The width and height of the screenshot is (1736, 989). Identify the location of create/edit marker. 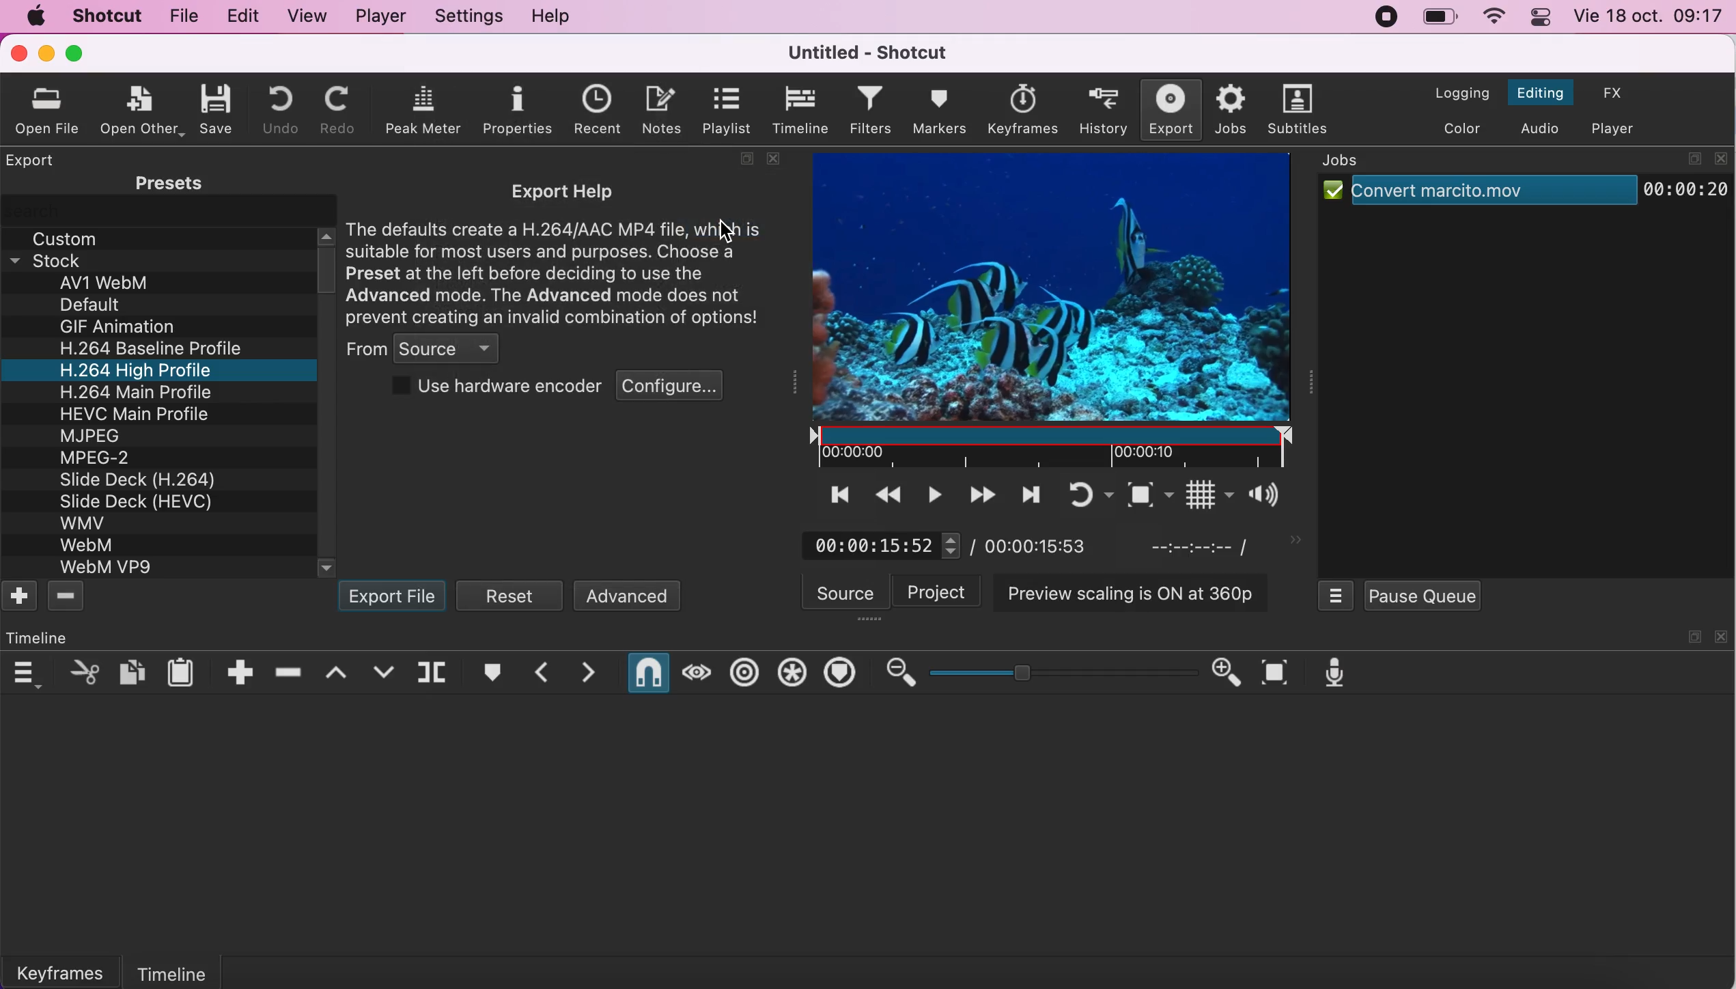
(490, 675).